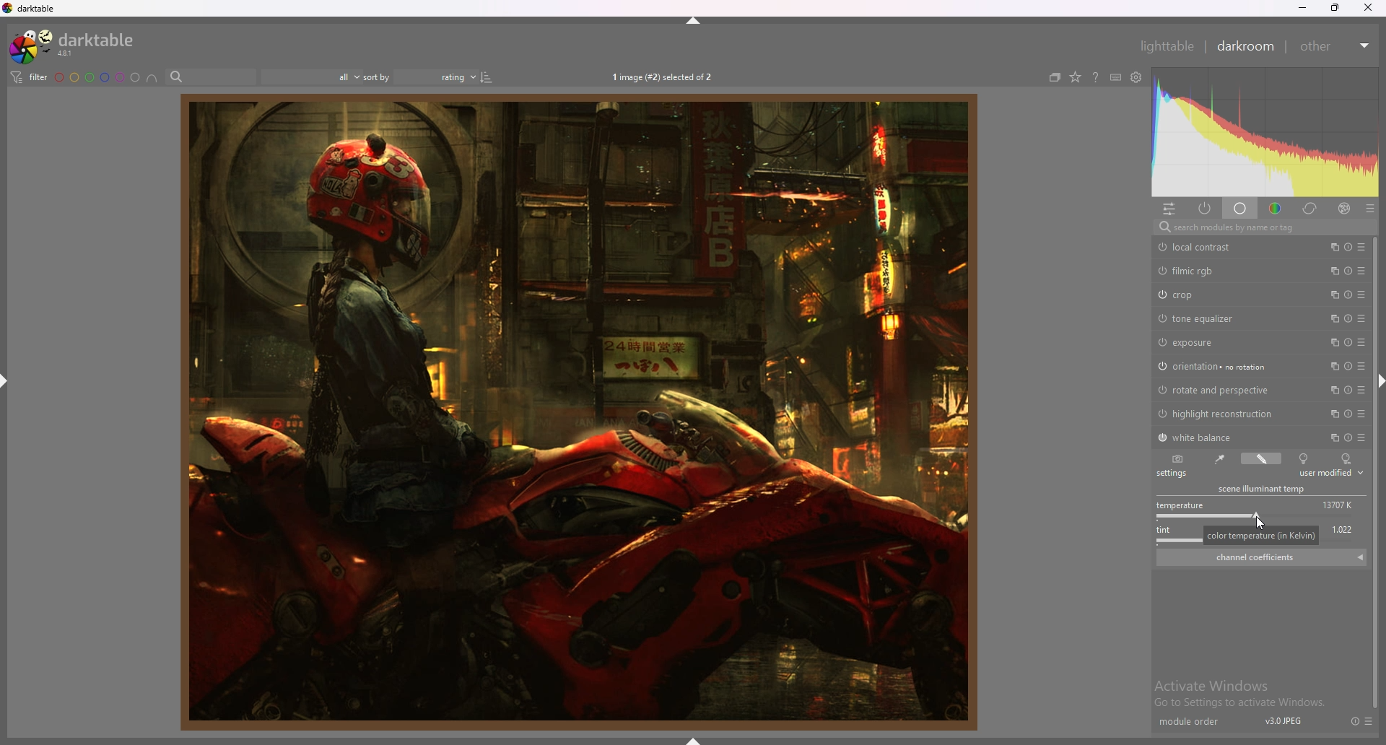 This screenshot has width=1386, height=745. What do you see at coordinates (1360, 342) in the screenshot?
I see `presets` at bounding box center [1360, 342].